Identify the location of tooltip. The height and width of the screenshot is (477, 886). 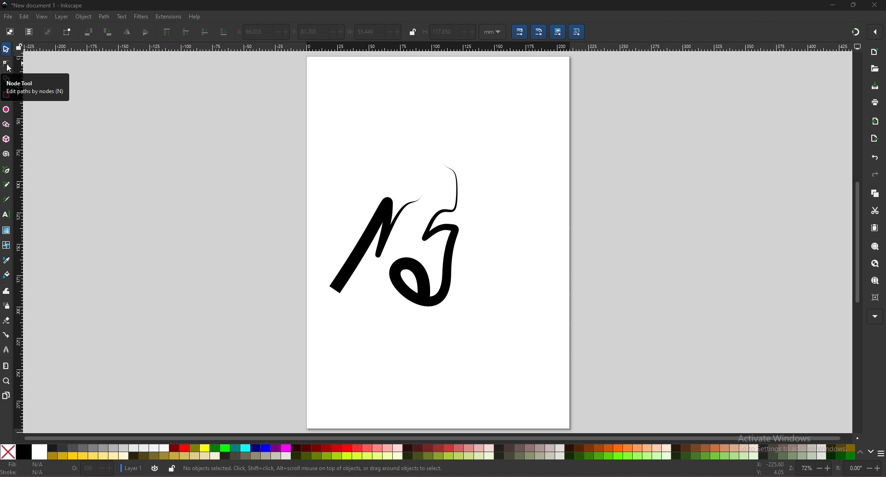
(35, 86).